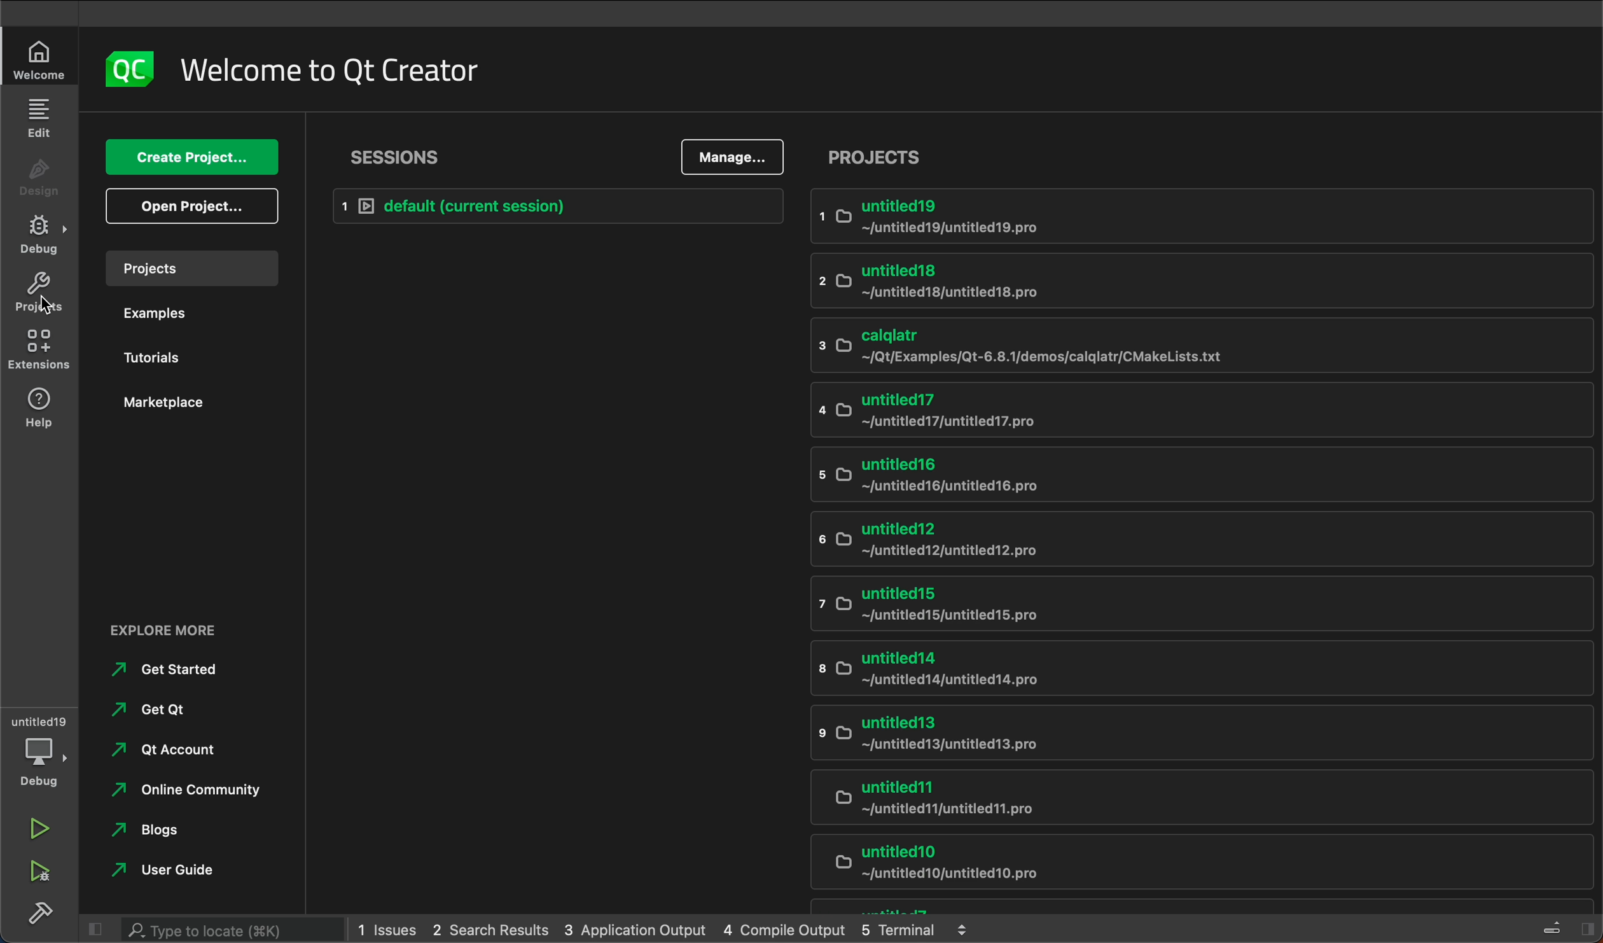  I want to click on manage, so click(731, 156).